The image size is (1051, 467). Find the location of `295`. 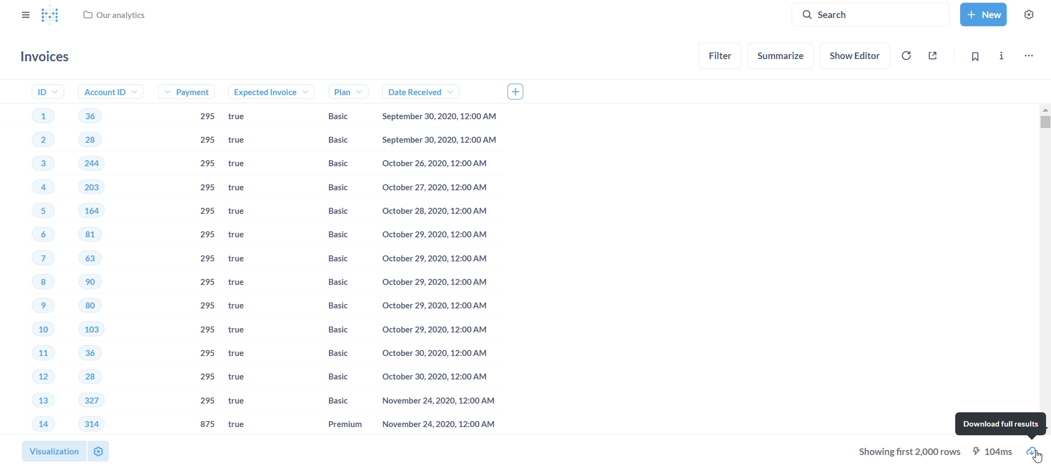

295 is located at coordinates (207, 376).